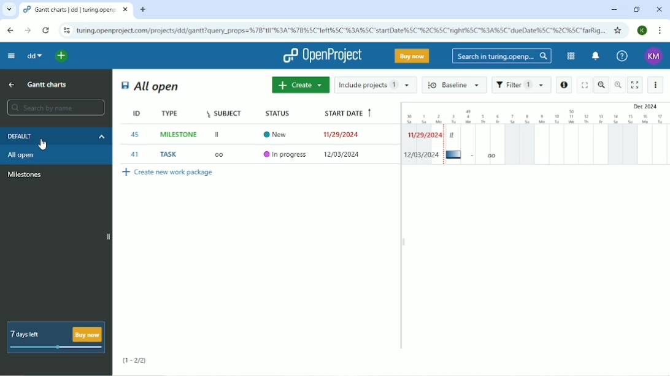  Describe the element at coordinates (623, 56) in the screenshot. I see `Help` at that location.